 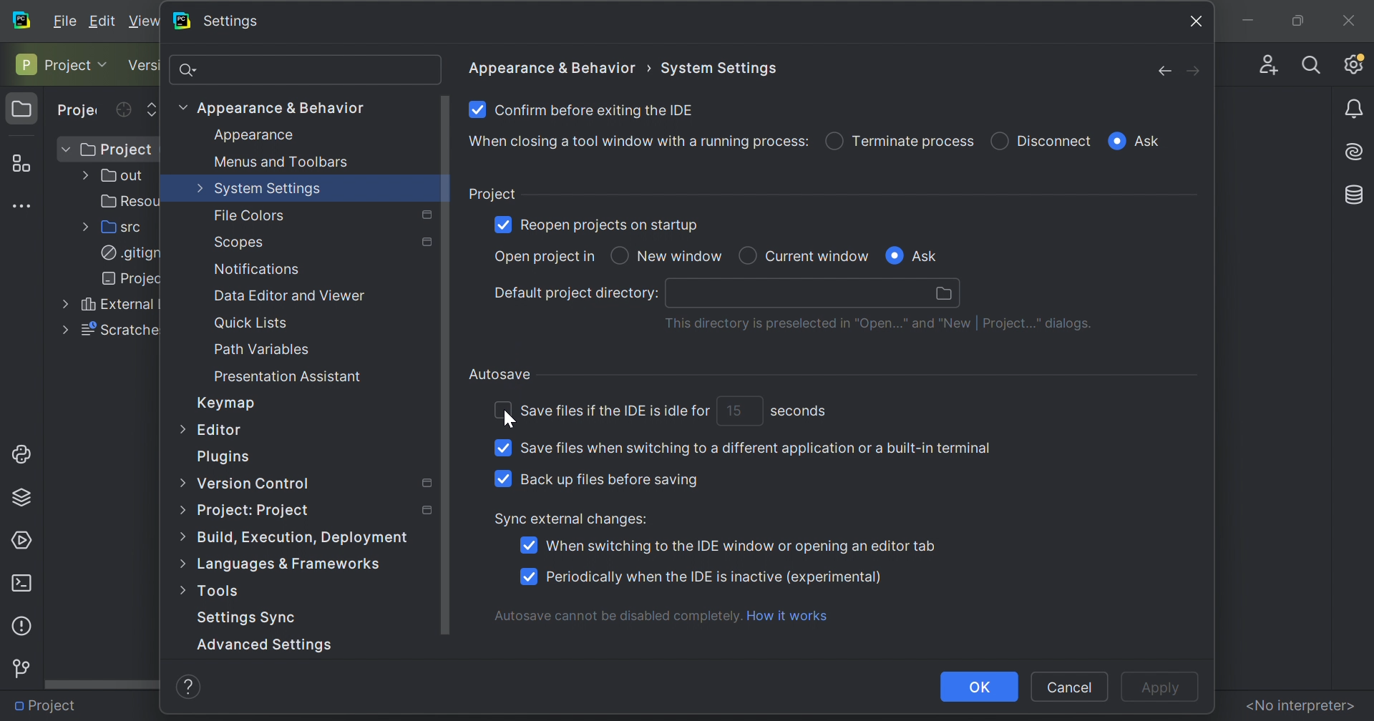 I want to click on help icon, so click(x=190, y=688).